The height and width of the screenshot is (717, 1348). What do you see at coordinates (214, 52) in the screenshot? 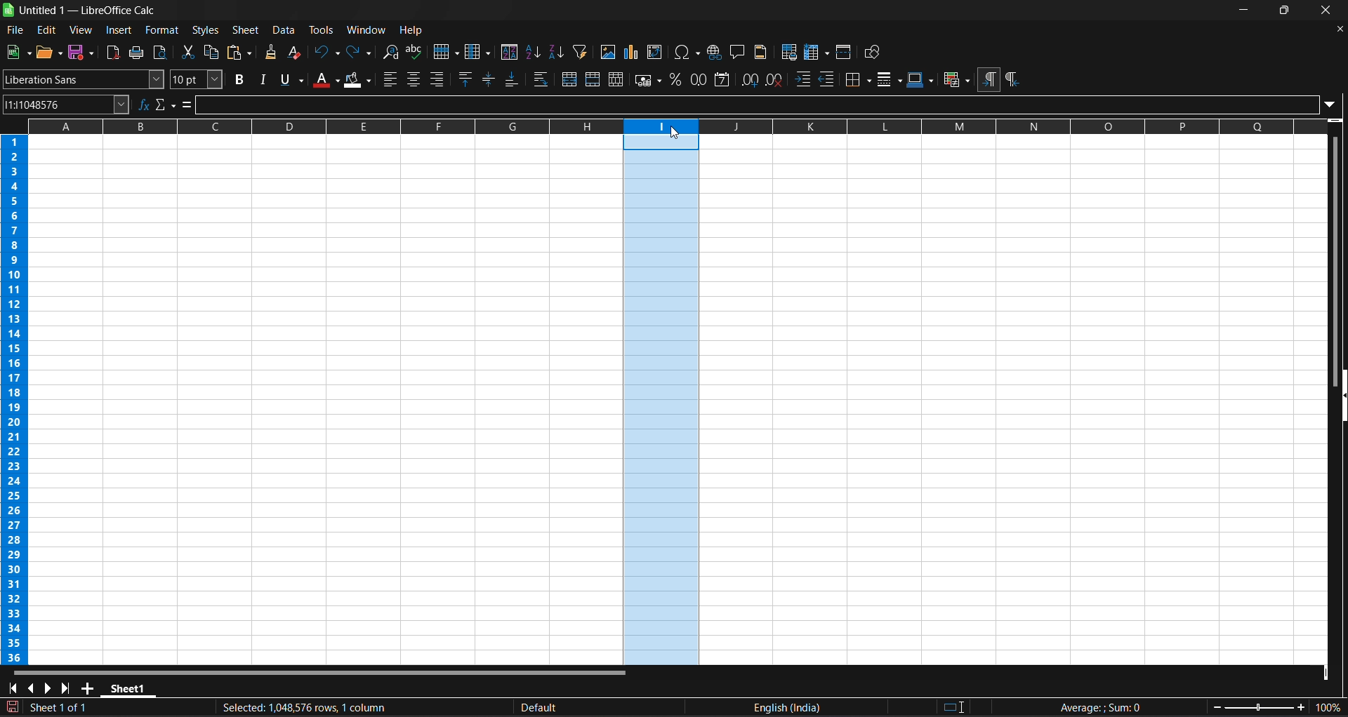
I see `copy` at bounding box center [214, 52].